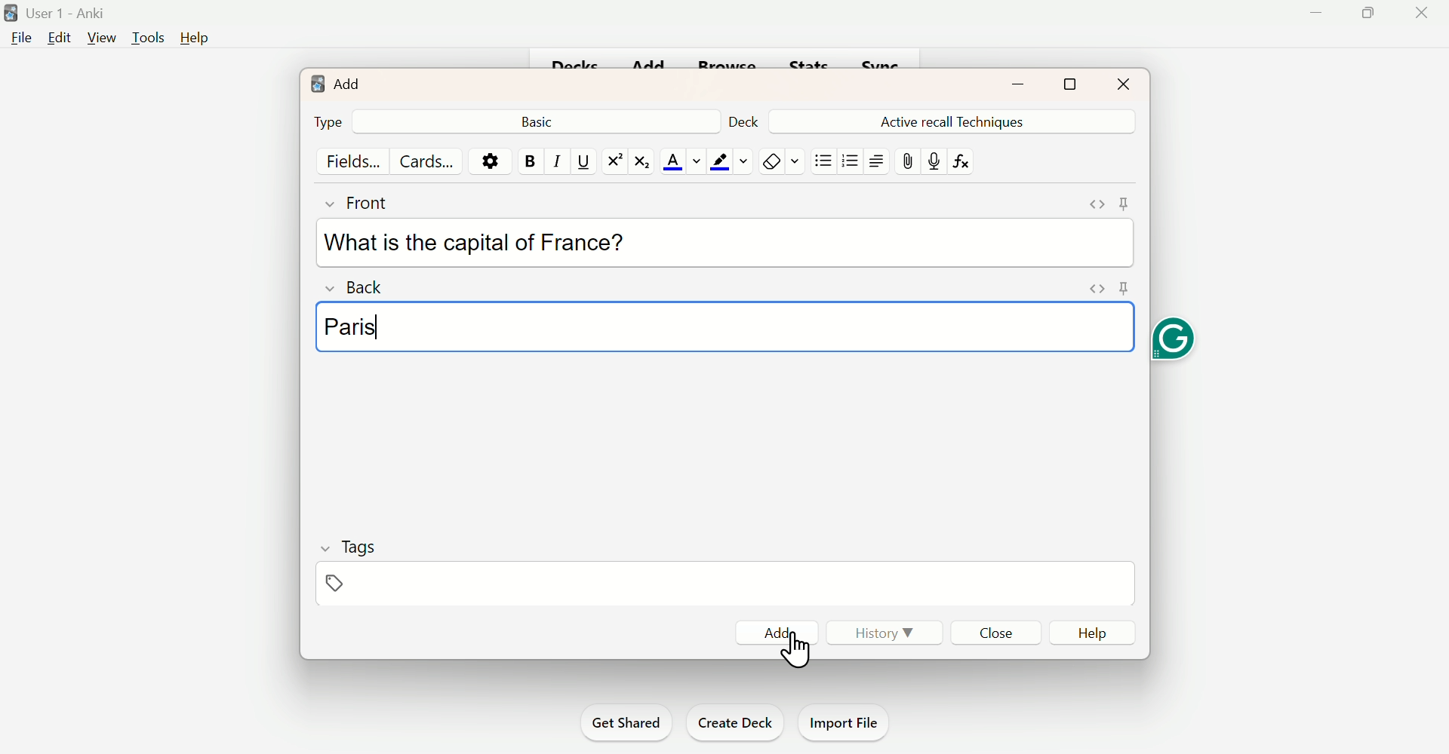  I want to click on Superscript, so click(612, 161).